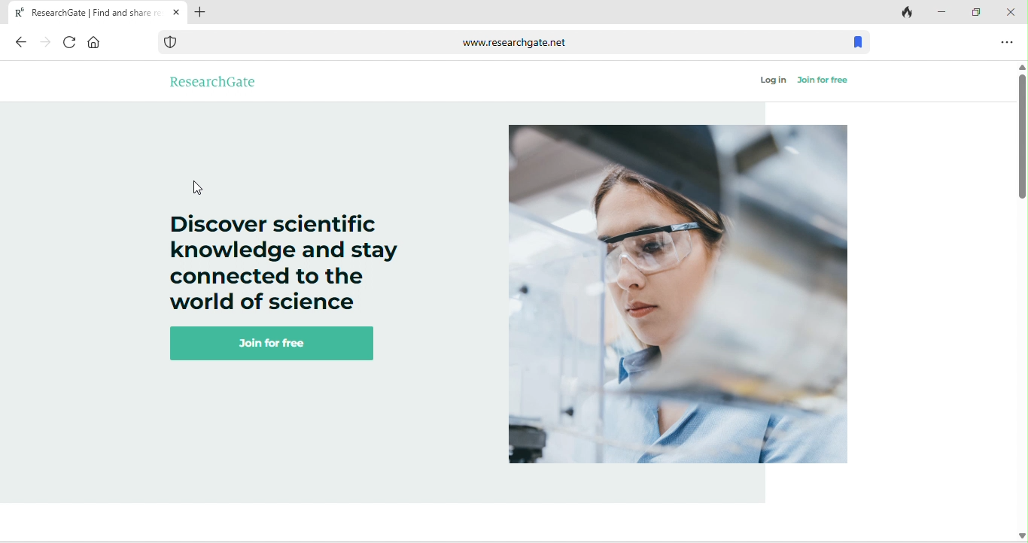 The width and height of the screenshot is (1028, 543). Describe the element at coordinates (22, 44) in the screenshot. I see `back` at that location.